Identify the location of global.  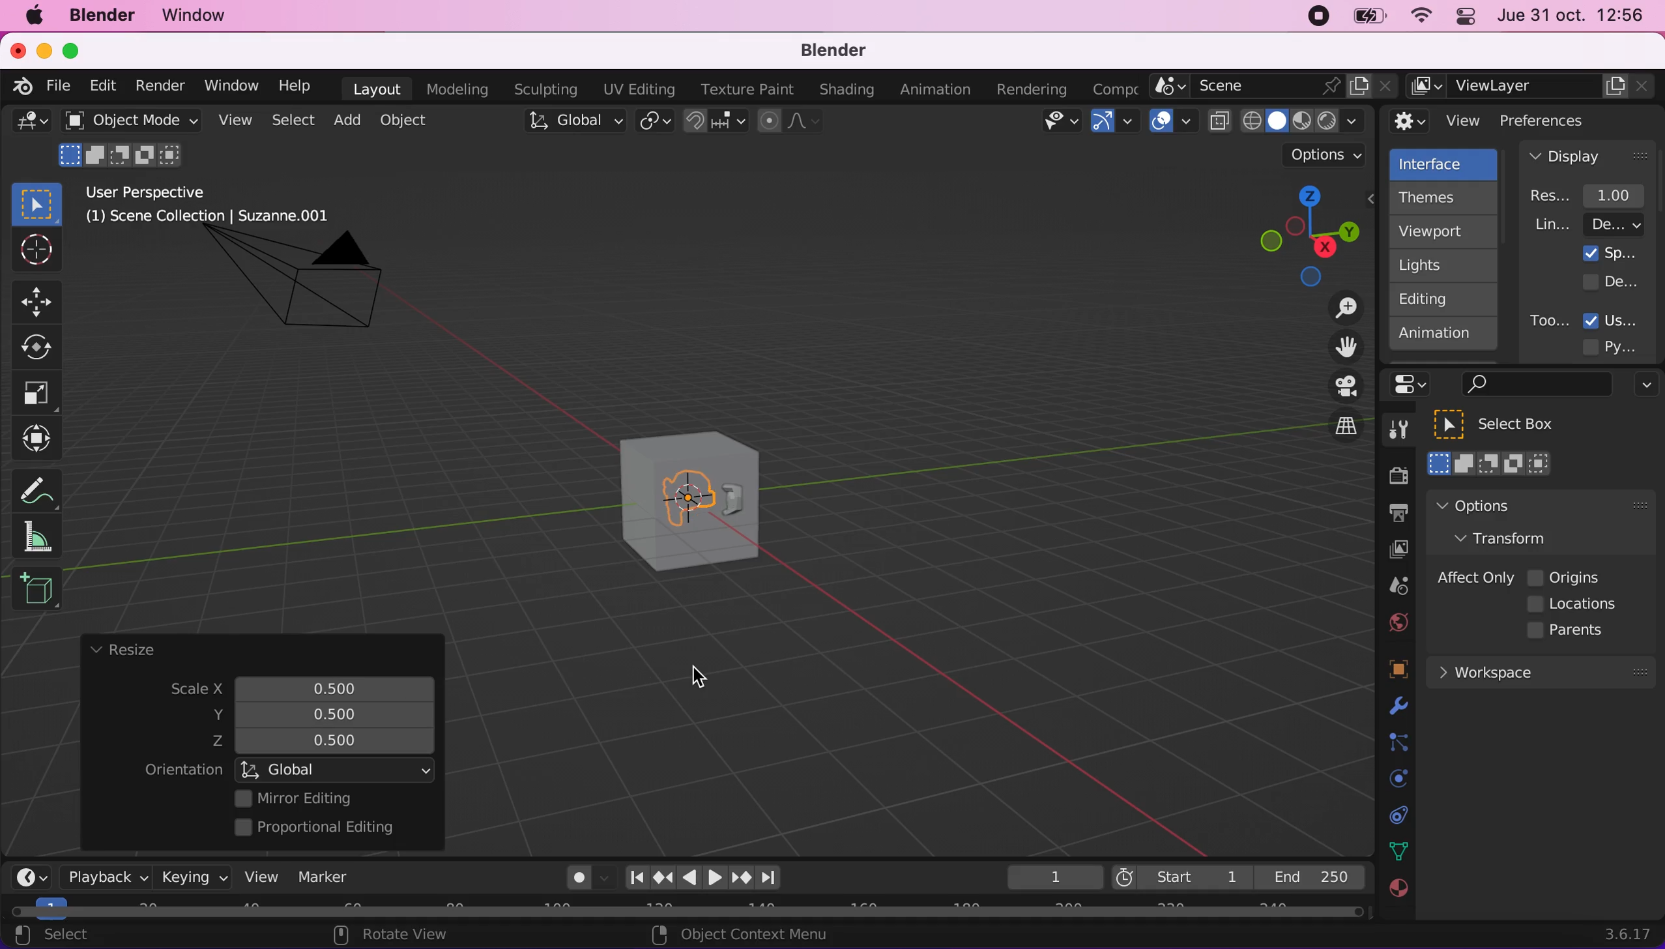
(572, 123).